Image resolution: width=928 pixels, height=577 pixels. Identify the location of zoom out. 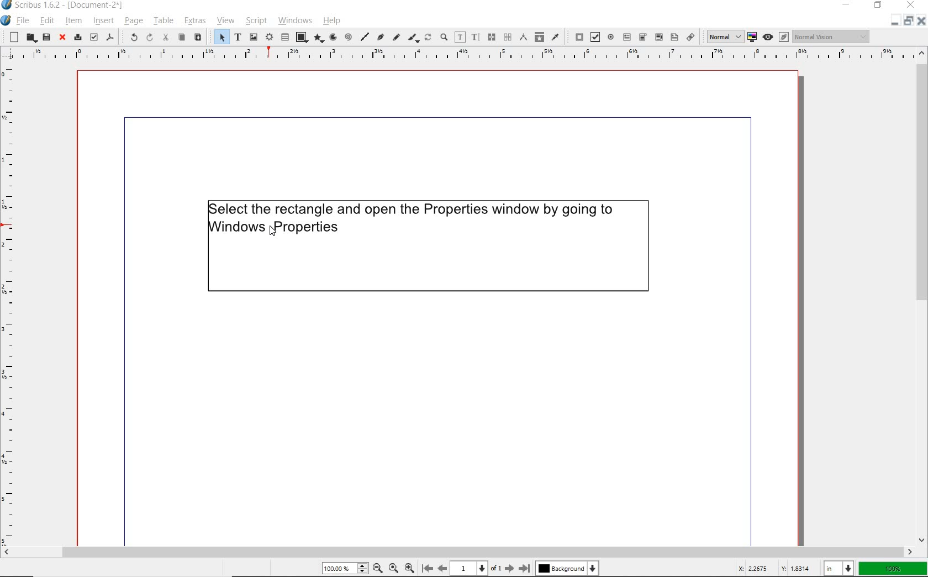
(377, 568).